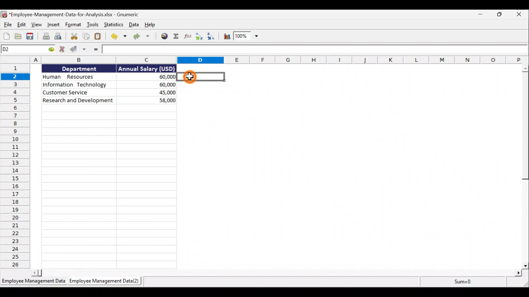 This screenshot has height=297, width=529. I want to click on Print preview, so click(59, 36).